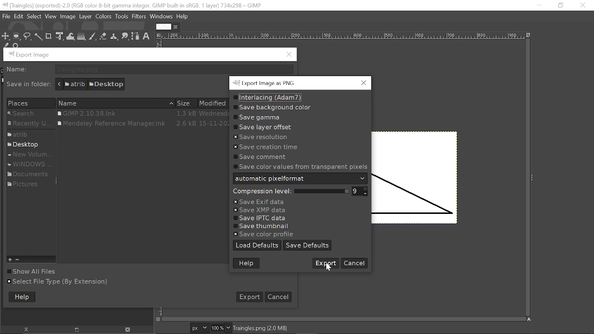 The width and height of the screenshot is (594, 334). What do you see at coordinates (42, 271) in the screenshot?
I see `Show All Files` at bounding box center [42, 271].